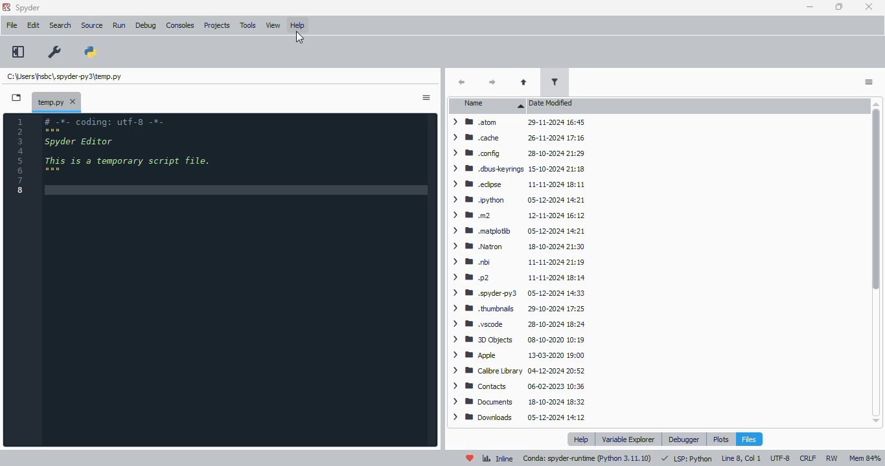  I want to click on > mp2 11-11-2024 18:14, so click(516, 277).